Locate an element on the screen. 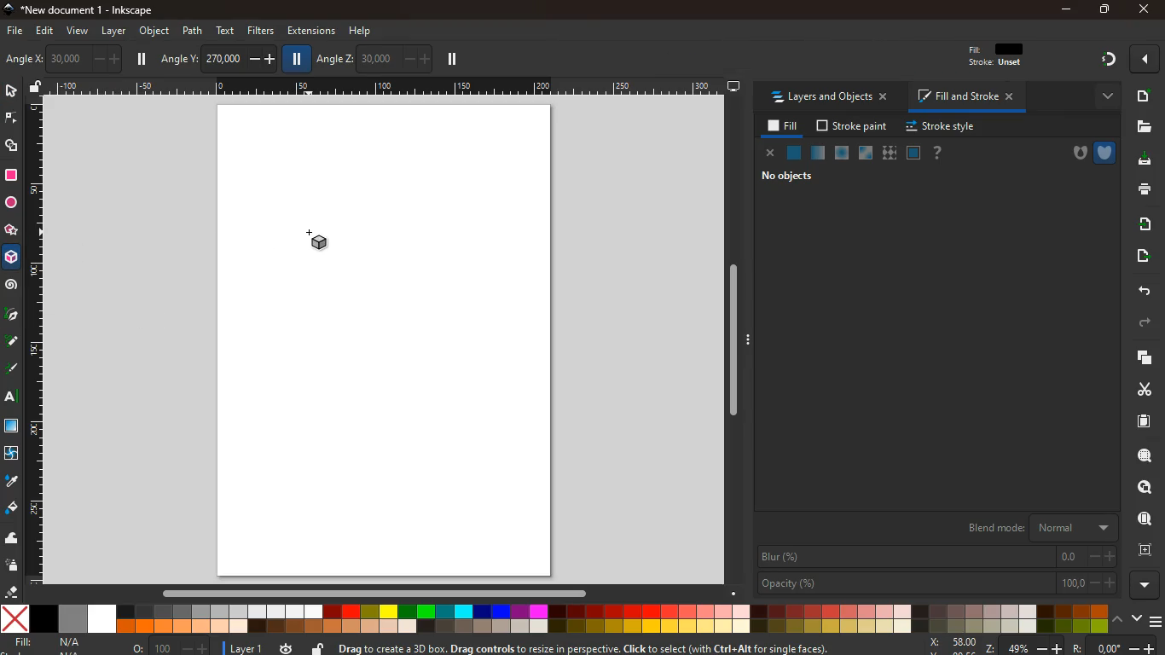 This screenshot has height=655, width=1165. message is located at coordinates (601, 647).